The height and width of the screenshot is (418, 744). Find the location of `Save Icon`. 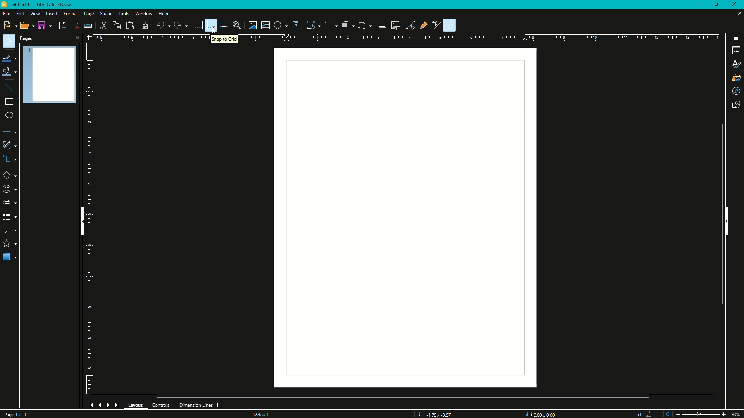

Save Icon is located at coordinates (643, 412).